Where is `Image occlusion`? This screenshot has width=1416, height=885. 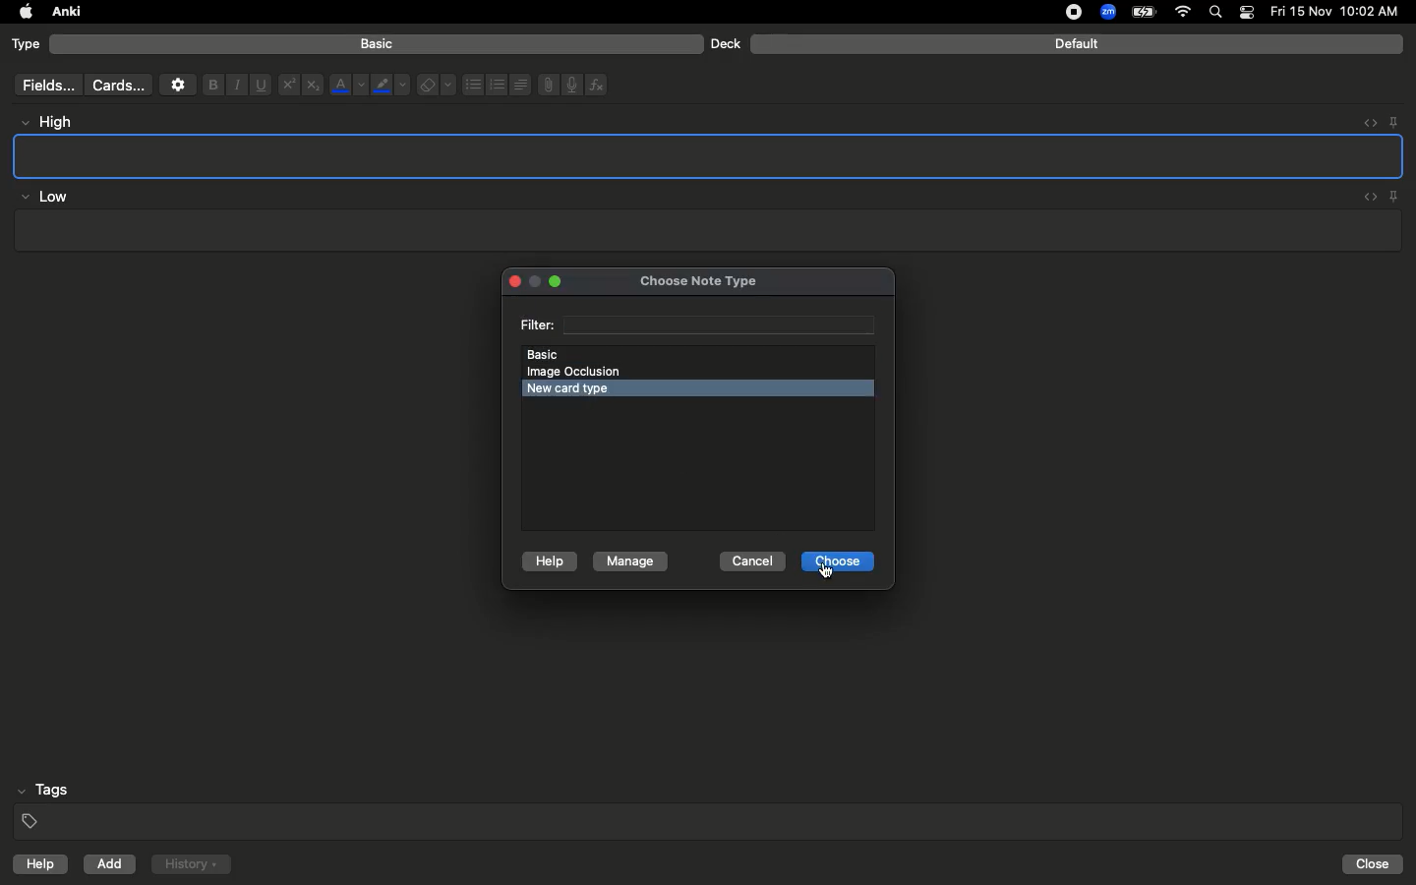
Image occlusion is located at coordinates (582, 372).